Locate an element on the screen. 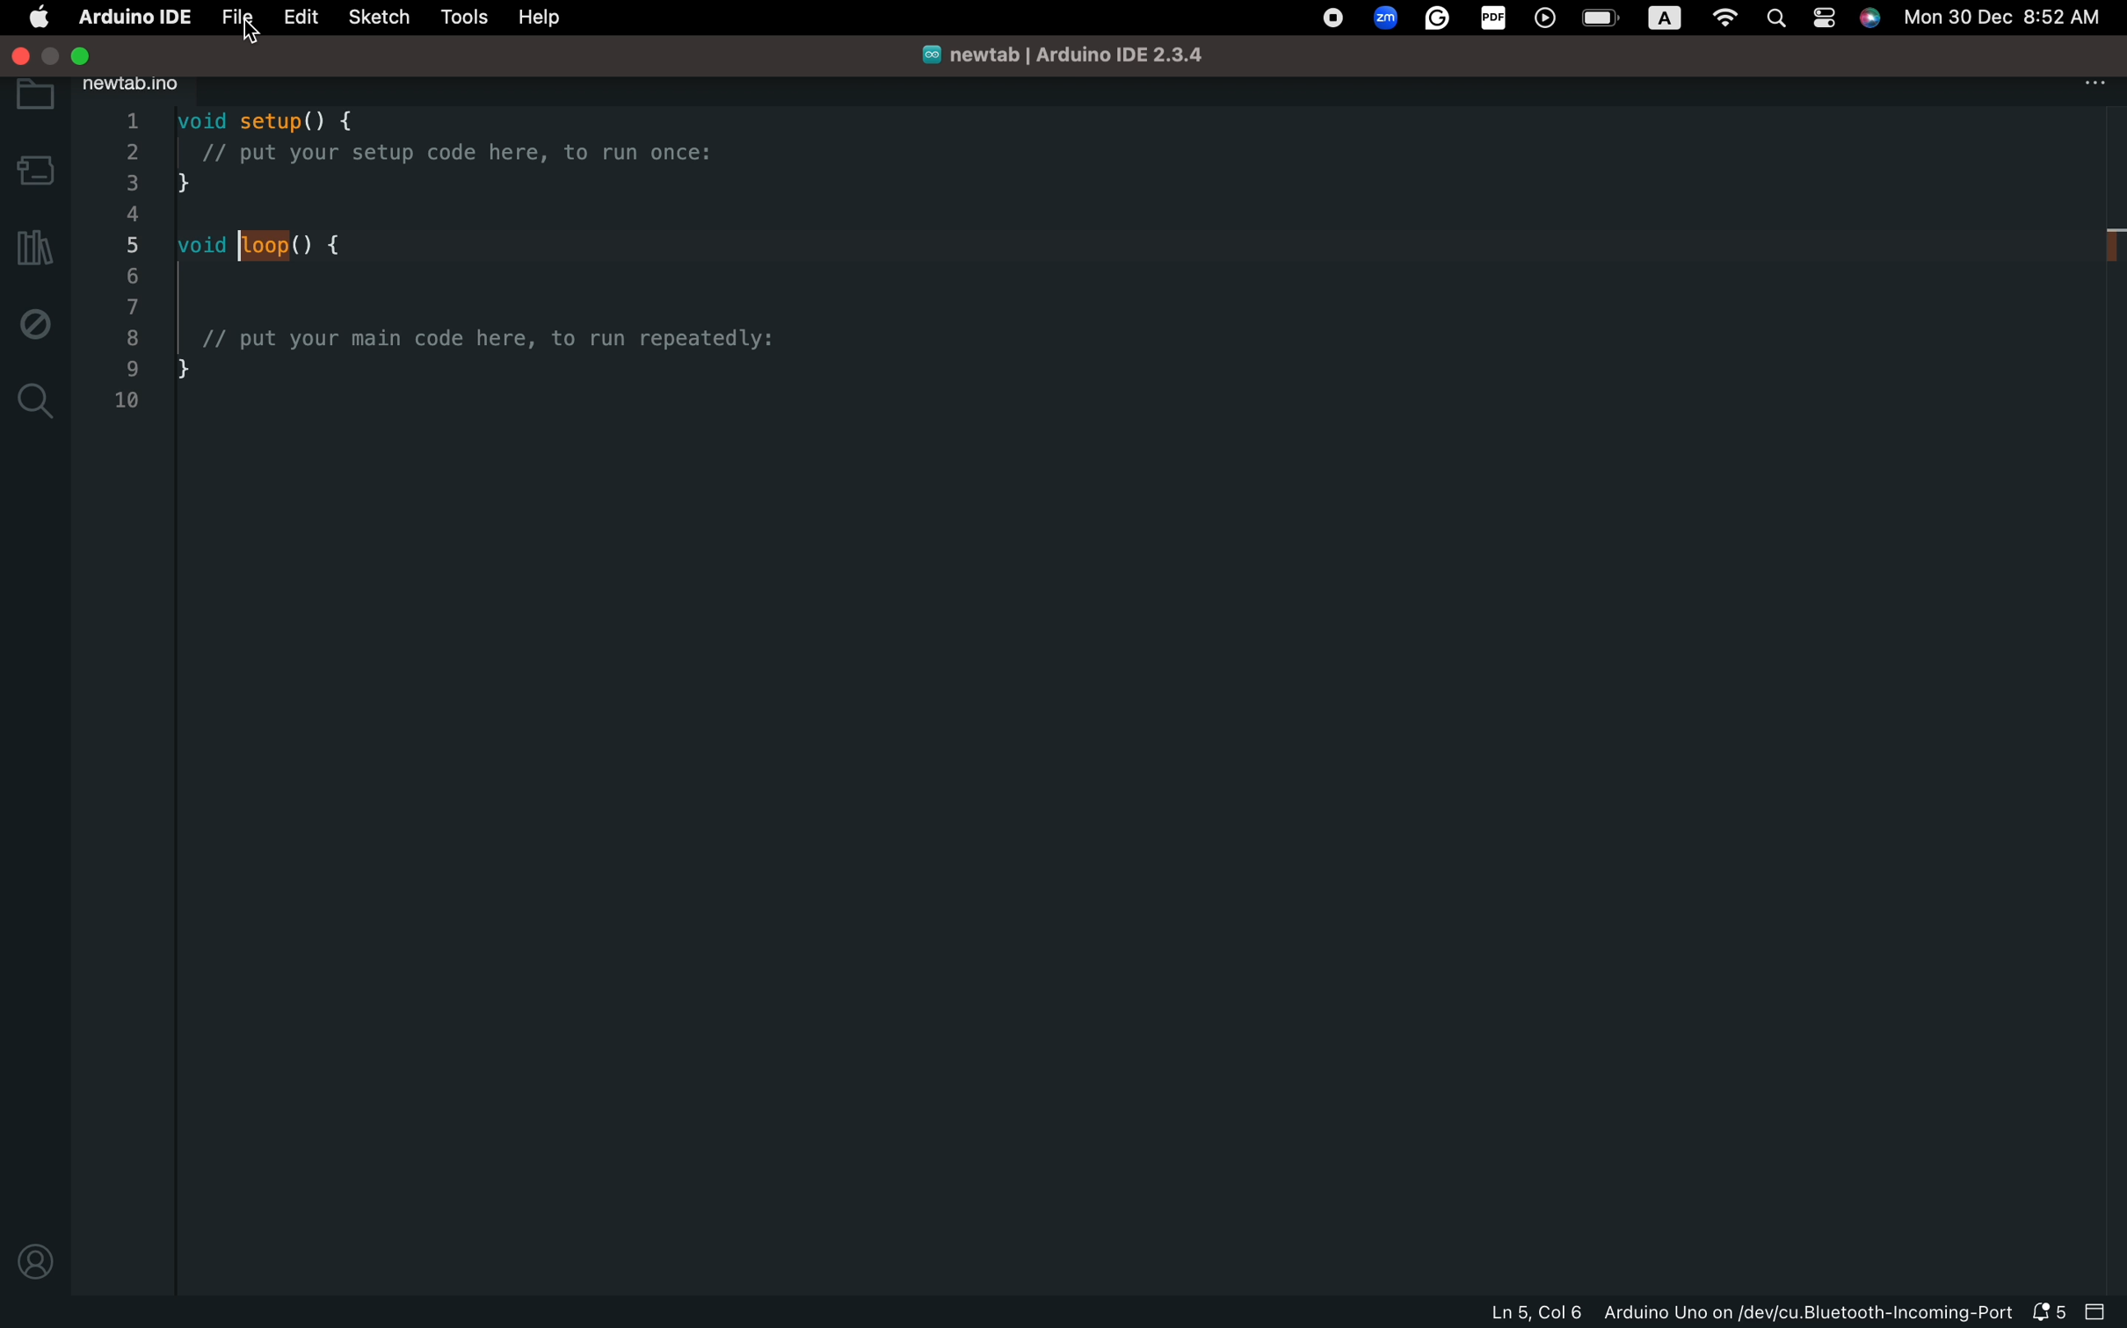 The height and width of the screenshot is (1328, 2127). date and time is located at coordinates (2006, 19).